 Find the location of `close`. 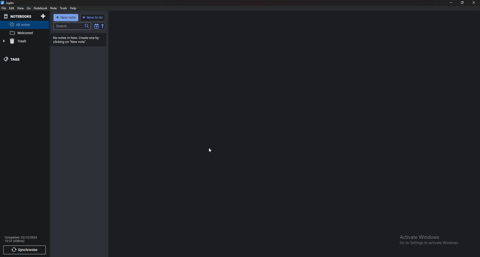

close is located at coordinates (474, 2).